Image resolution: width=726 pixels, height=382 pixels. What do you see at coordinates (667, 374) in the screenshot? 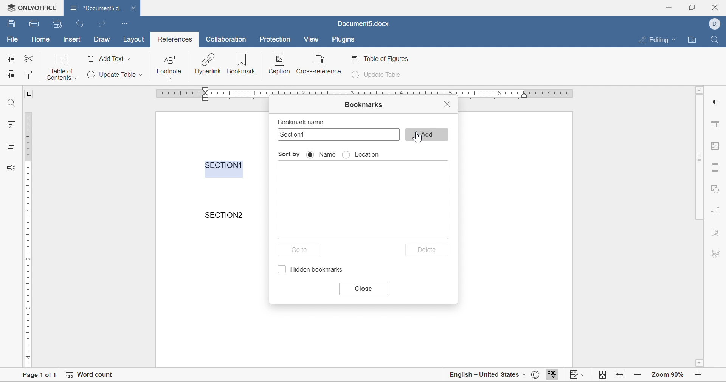
I see `zoom 90%` at bounding box center [667, 374].